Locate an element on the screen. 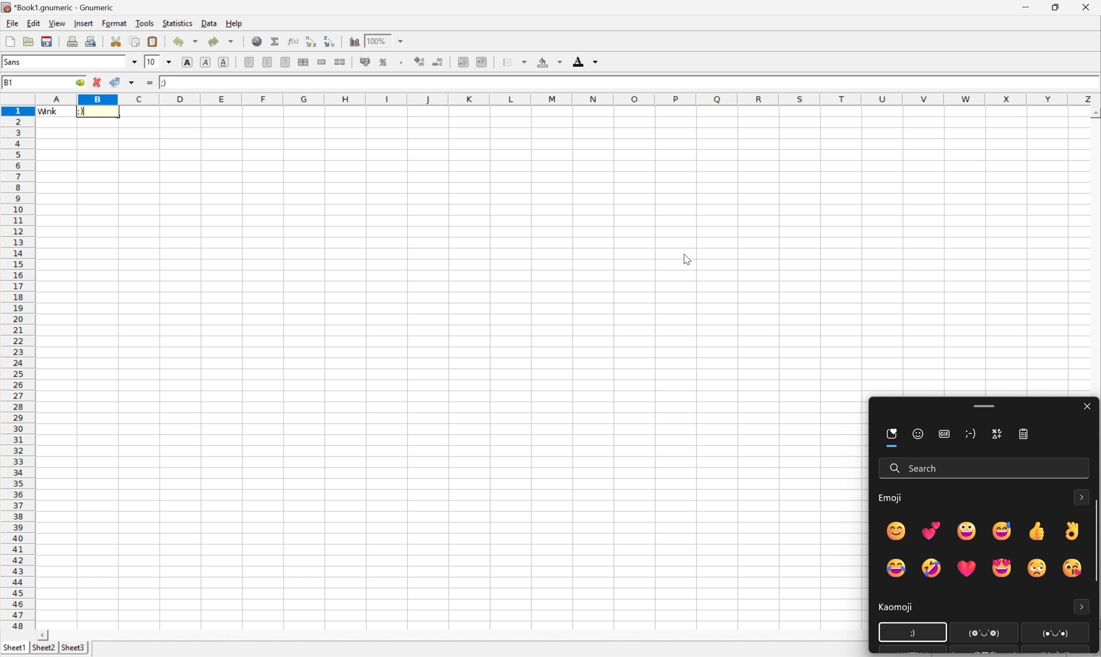 Image resolution: width=1101 pixels, height=657 pixels. foreground is located at coordinates (587, 61).